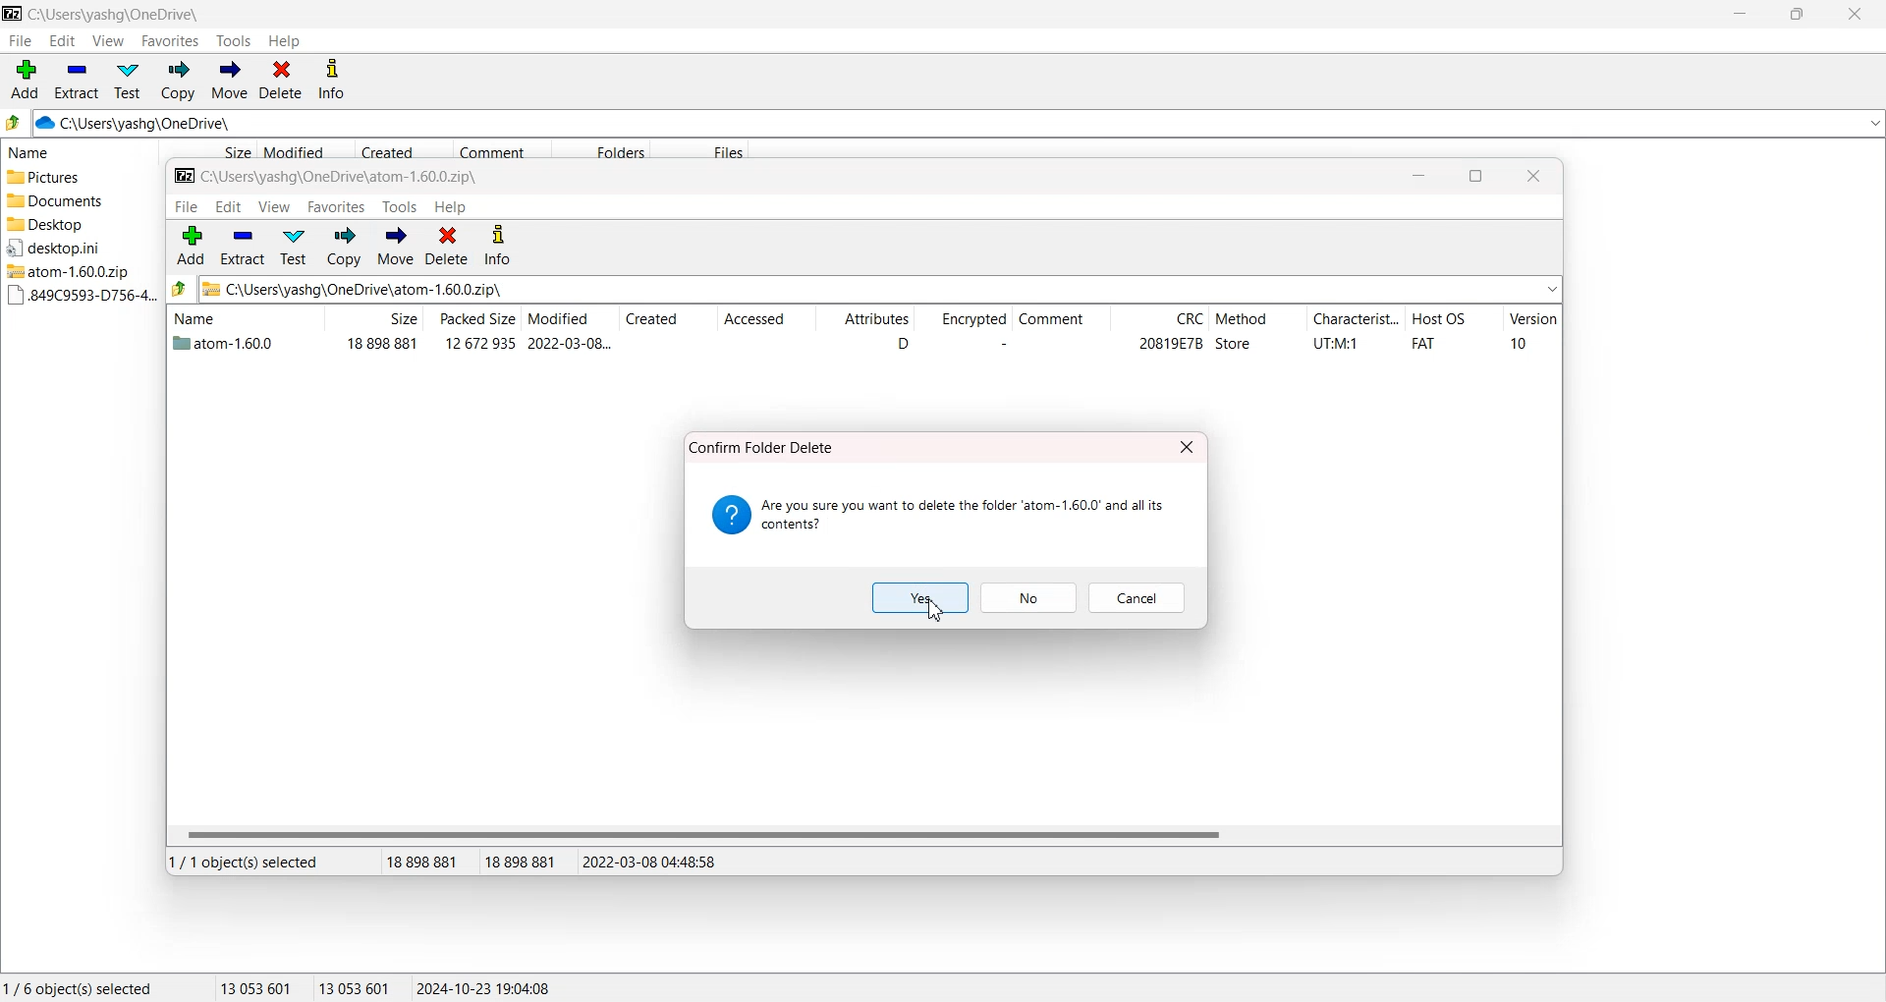 Image resolution: width=1886 pixels, height=1002 pixels. I want to click on move, so click(395, 247).